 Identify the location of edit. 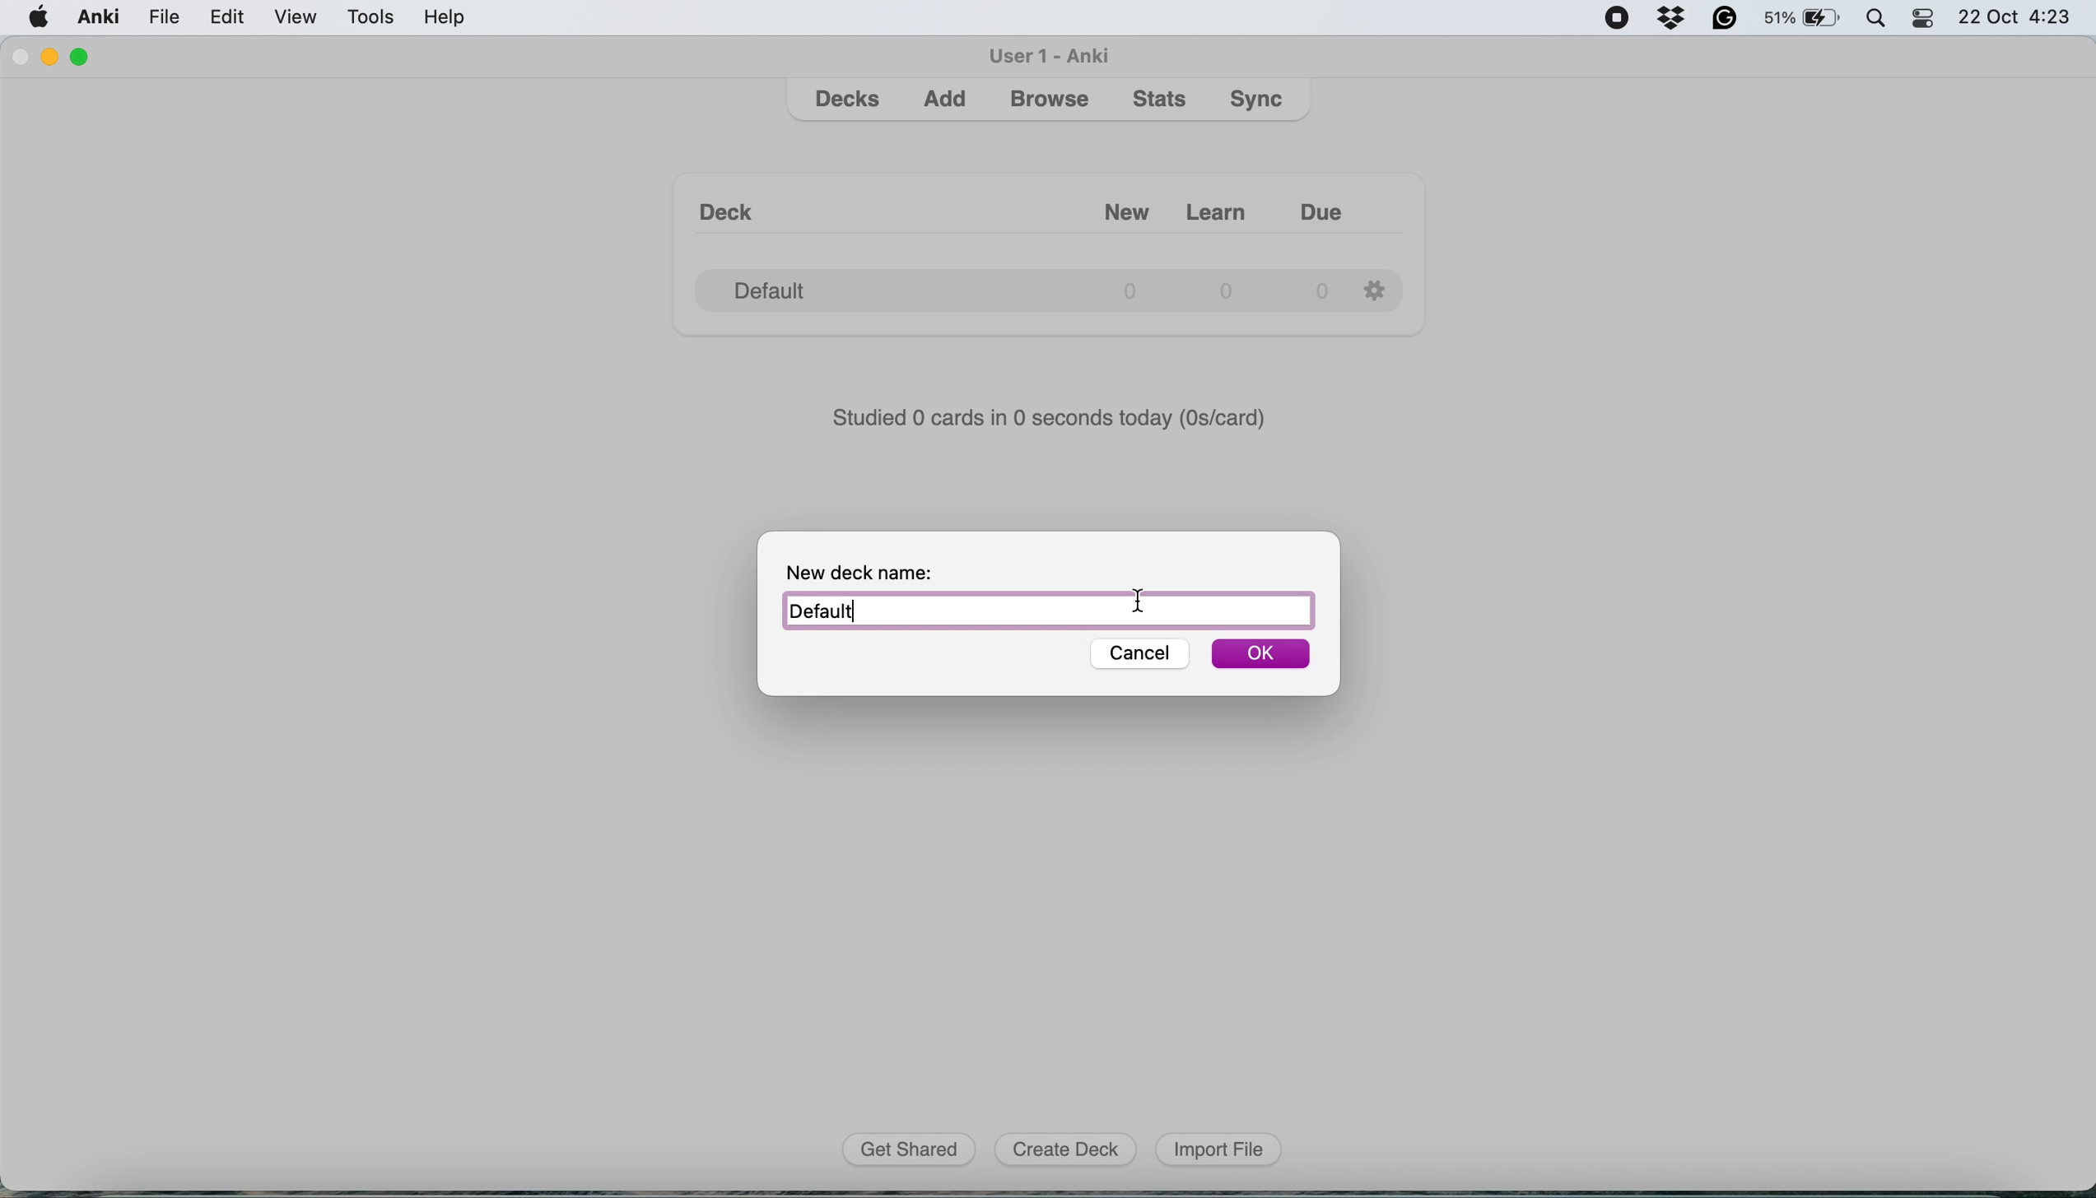
(229, 20).